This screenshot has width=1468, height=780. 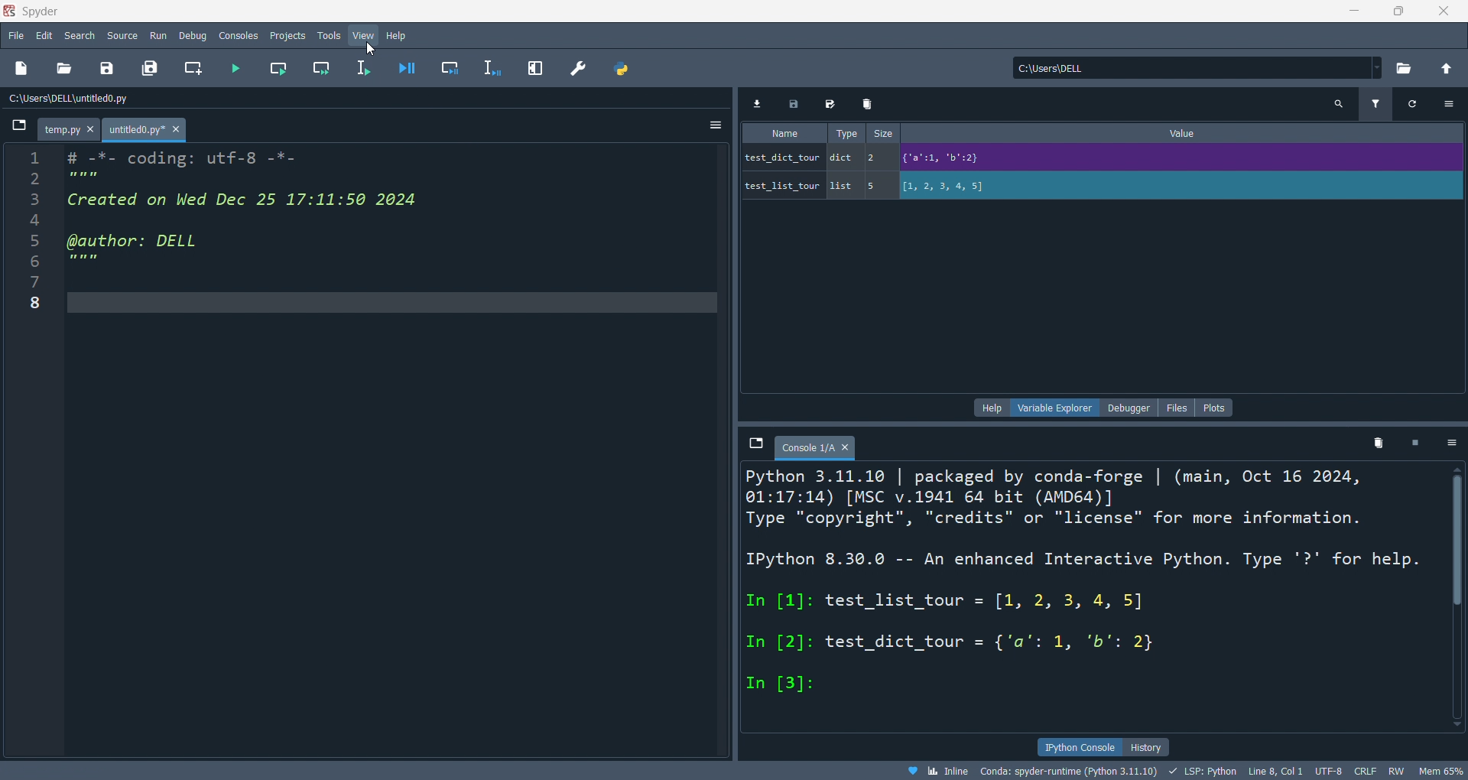 I want to click on help, so click(x=399, y=35).